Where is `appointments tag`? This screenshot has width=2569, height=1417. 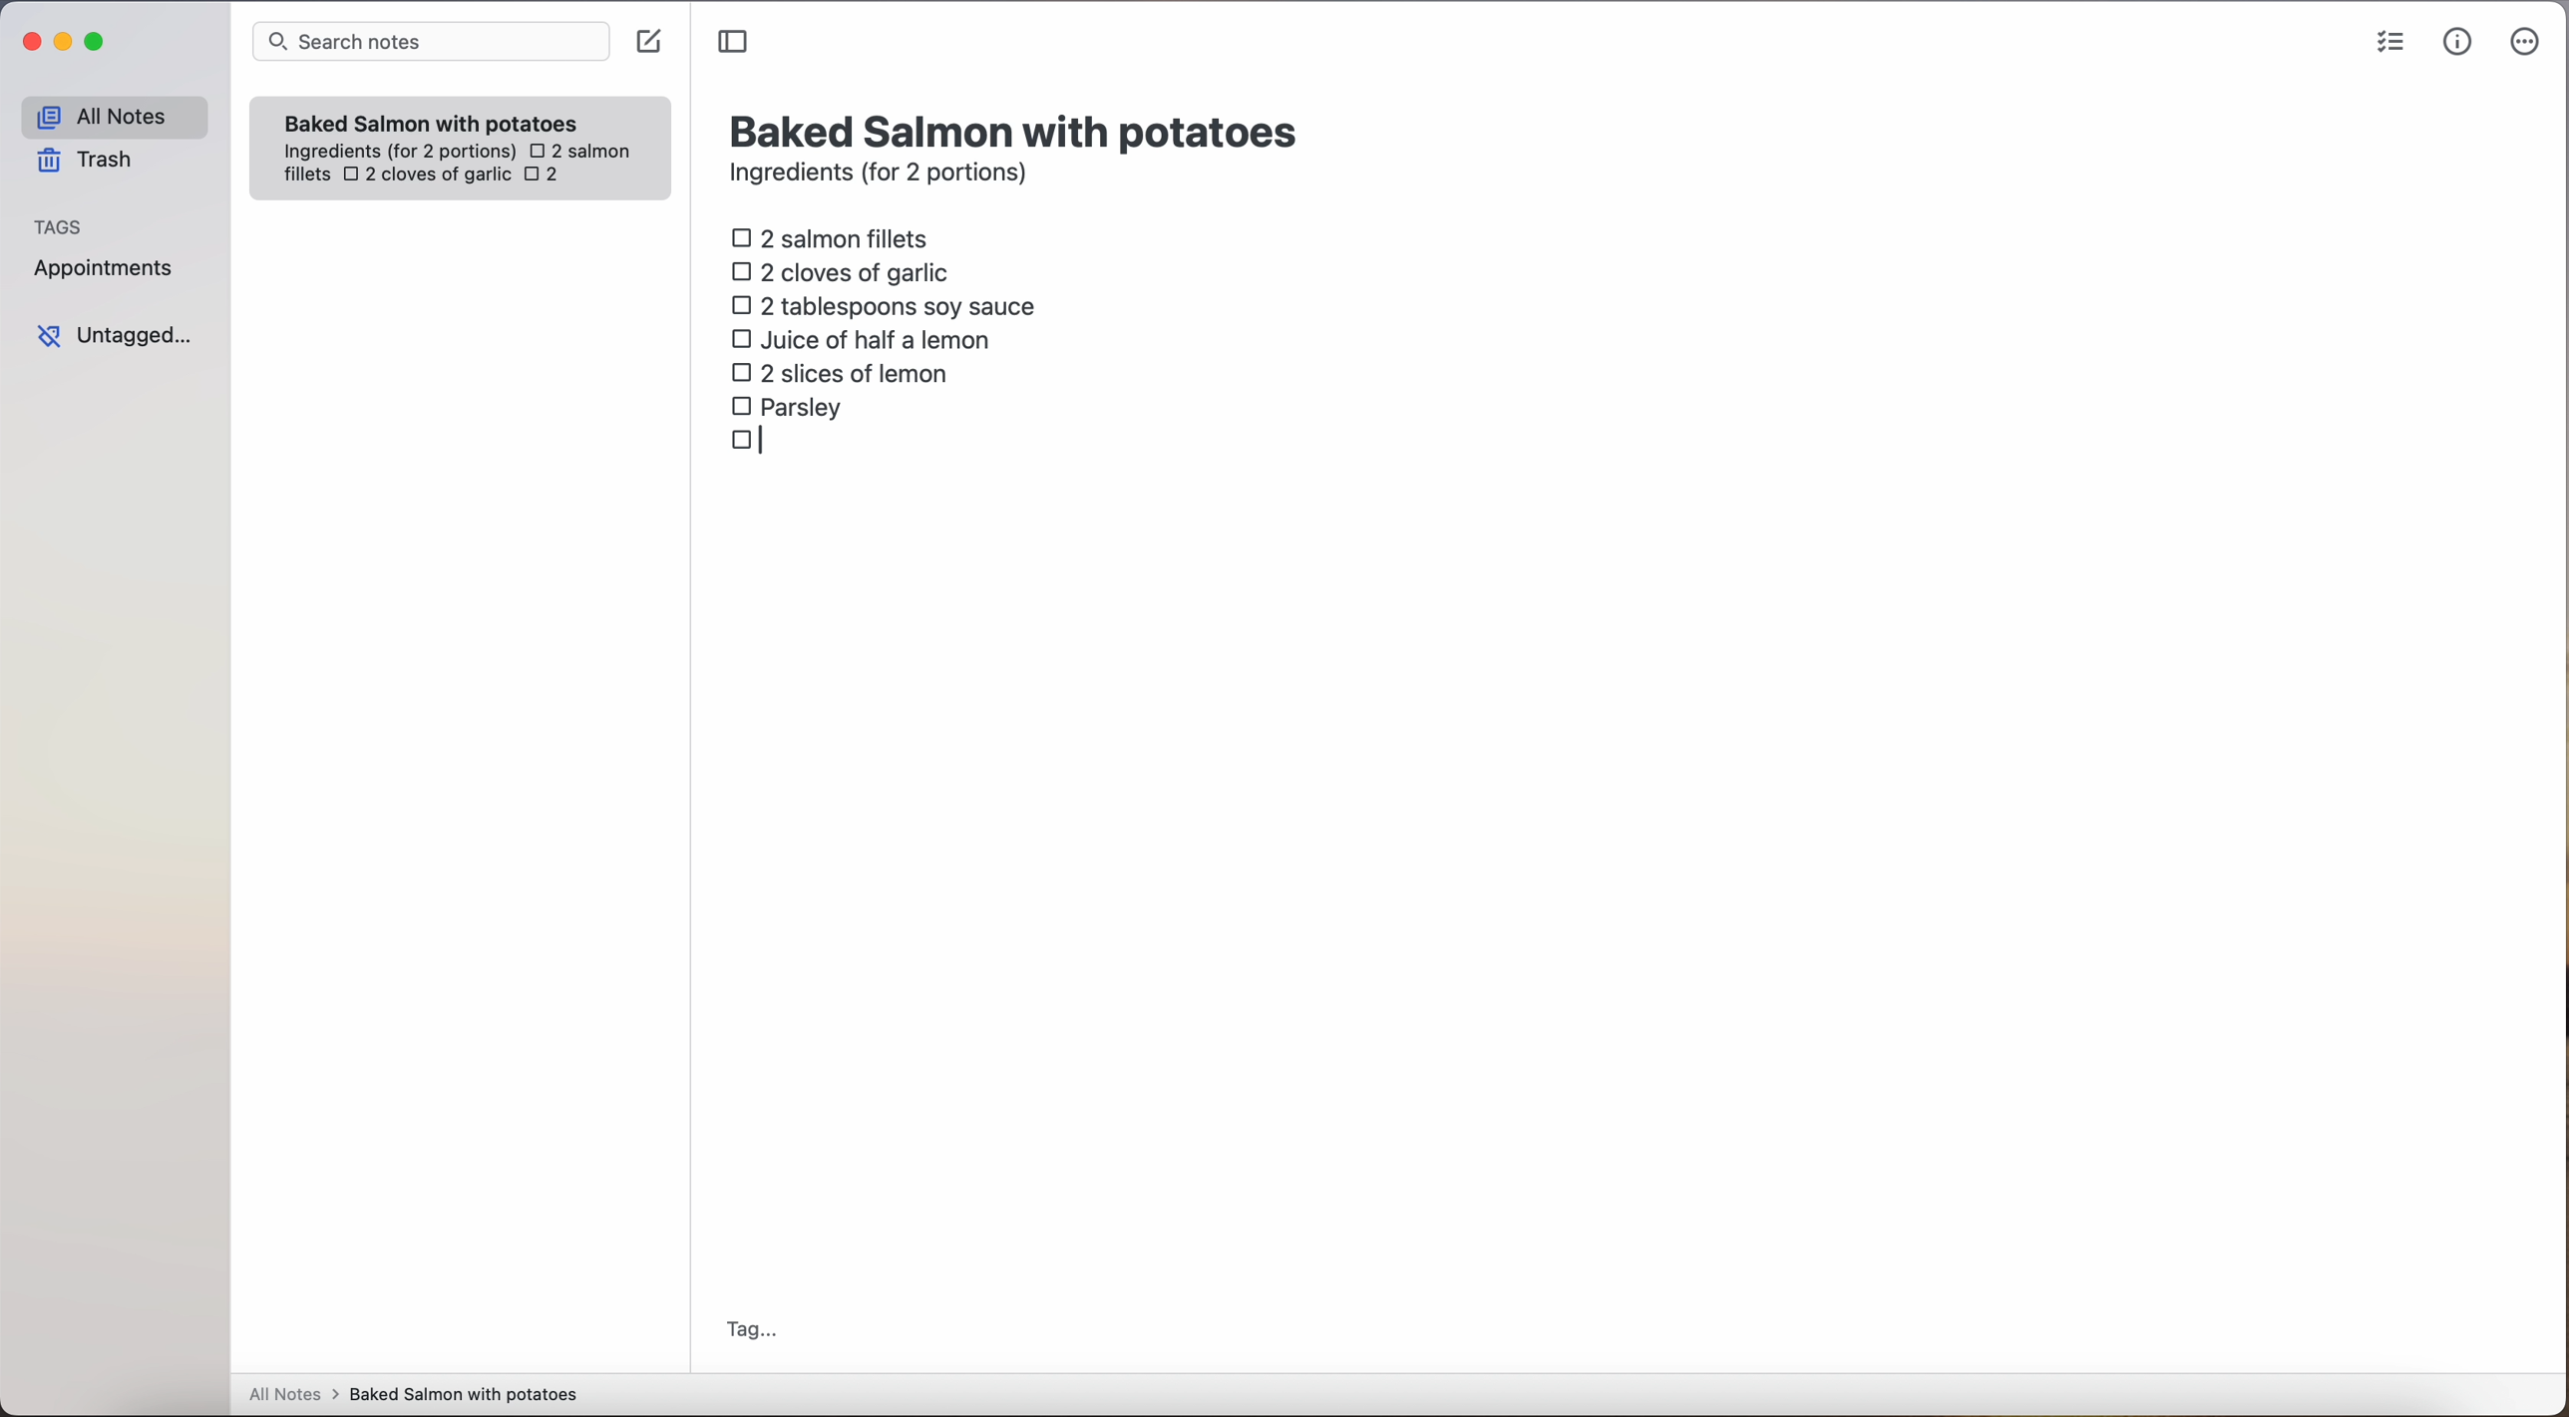
appointments tag is located at coordinates (106, 264).